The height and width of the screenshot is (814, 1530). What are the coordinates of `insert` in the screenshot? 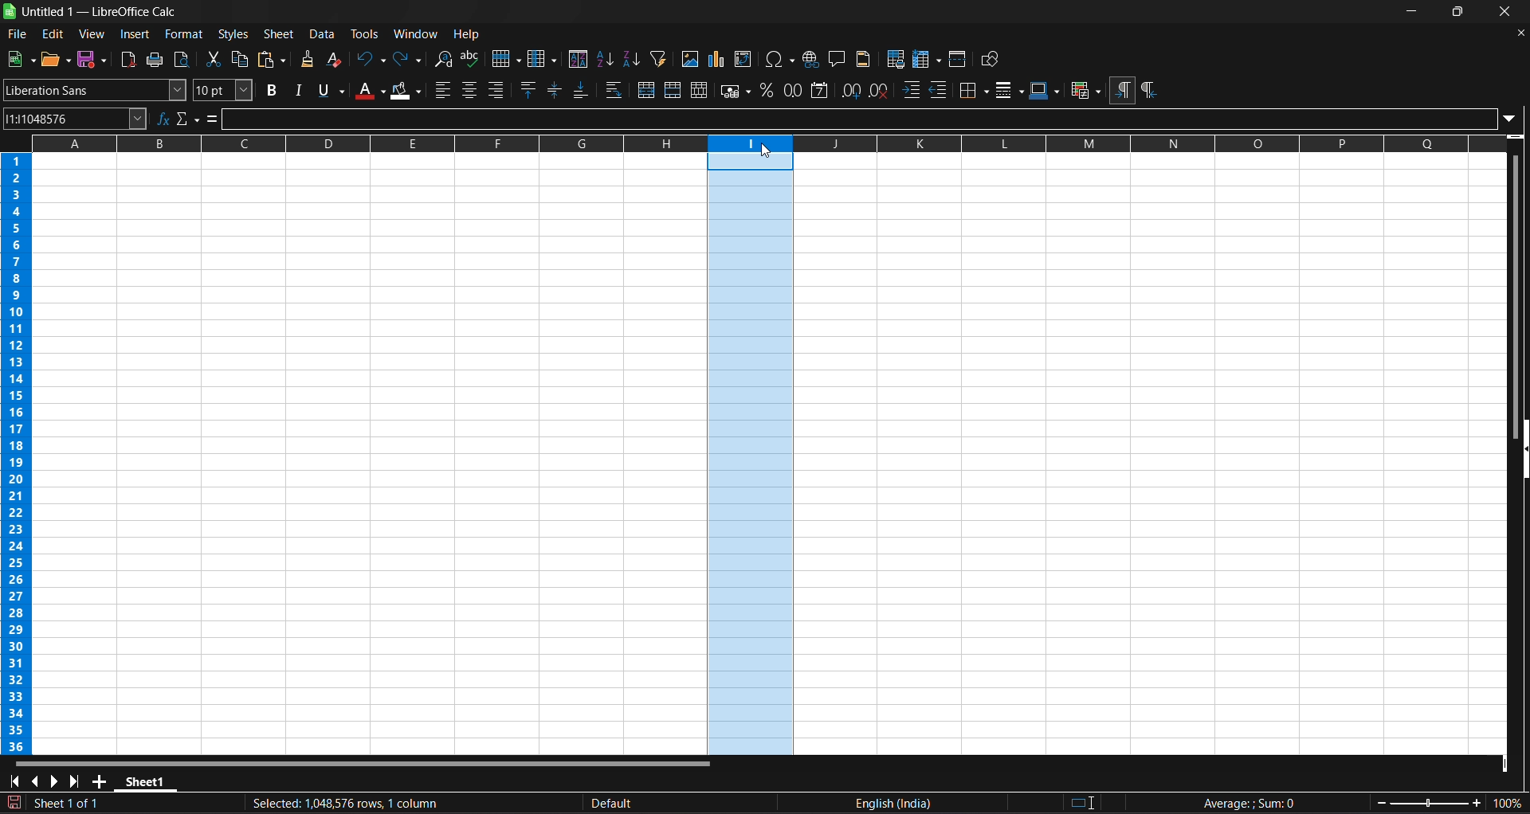 It's located at (135, 34).